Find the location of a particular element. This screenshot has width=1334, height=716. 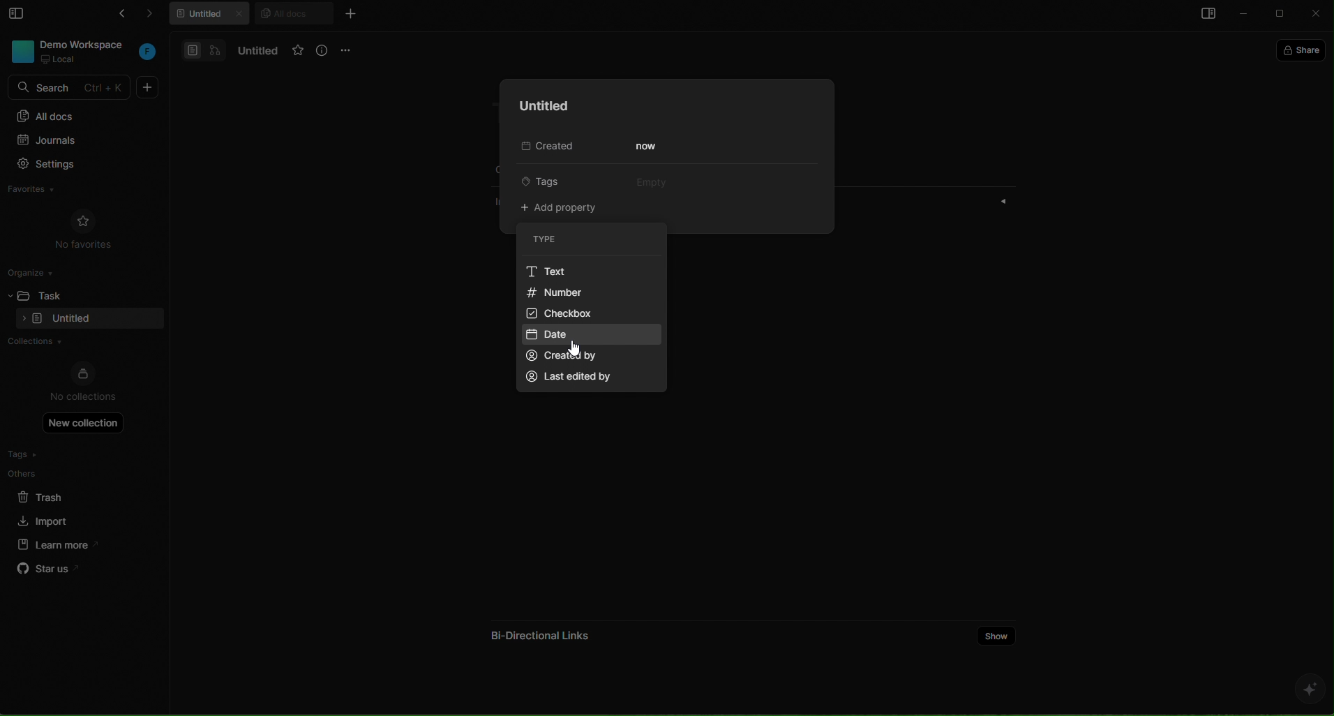

new collection is located at coordinates (84, 422).